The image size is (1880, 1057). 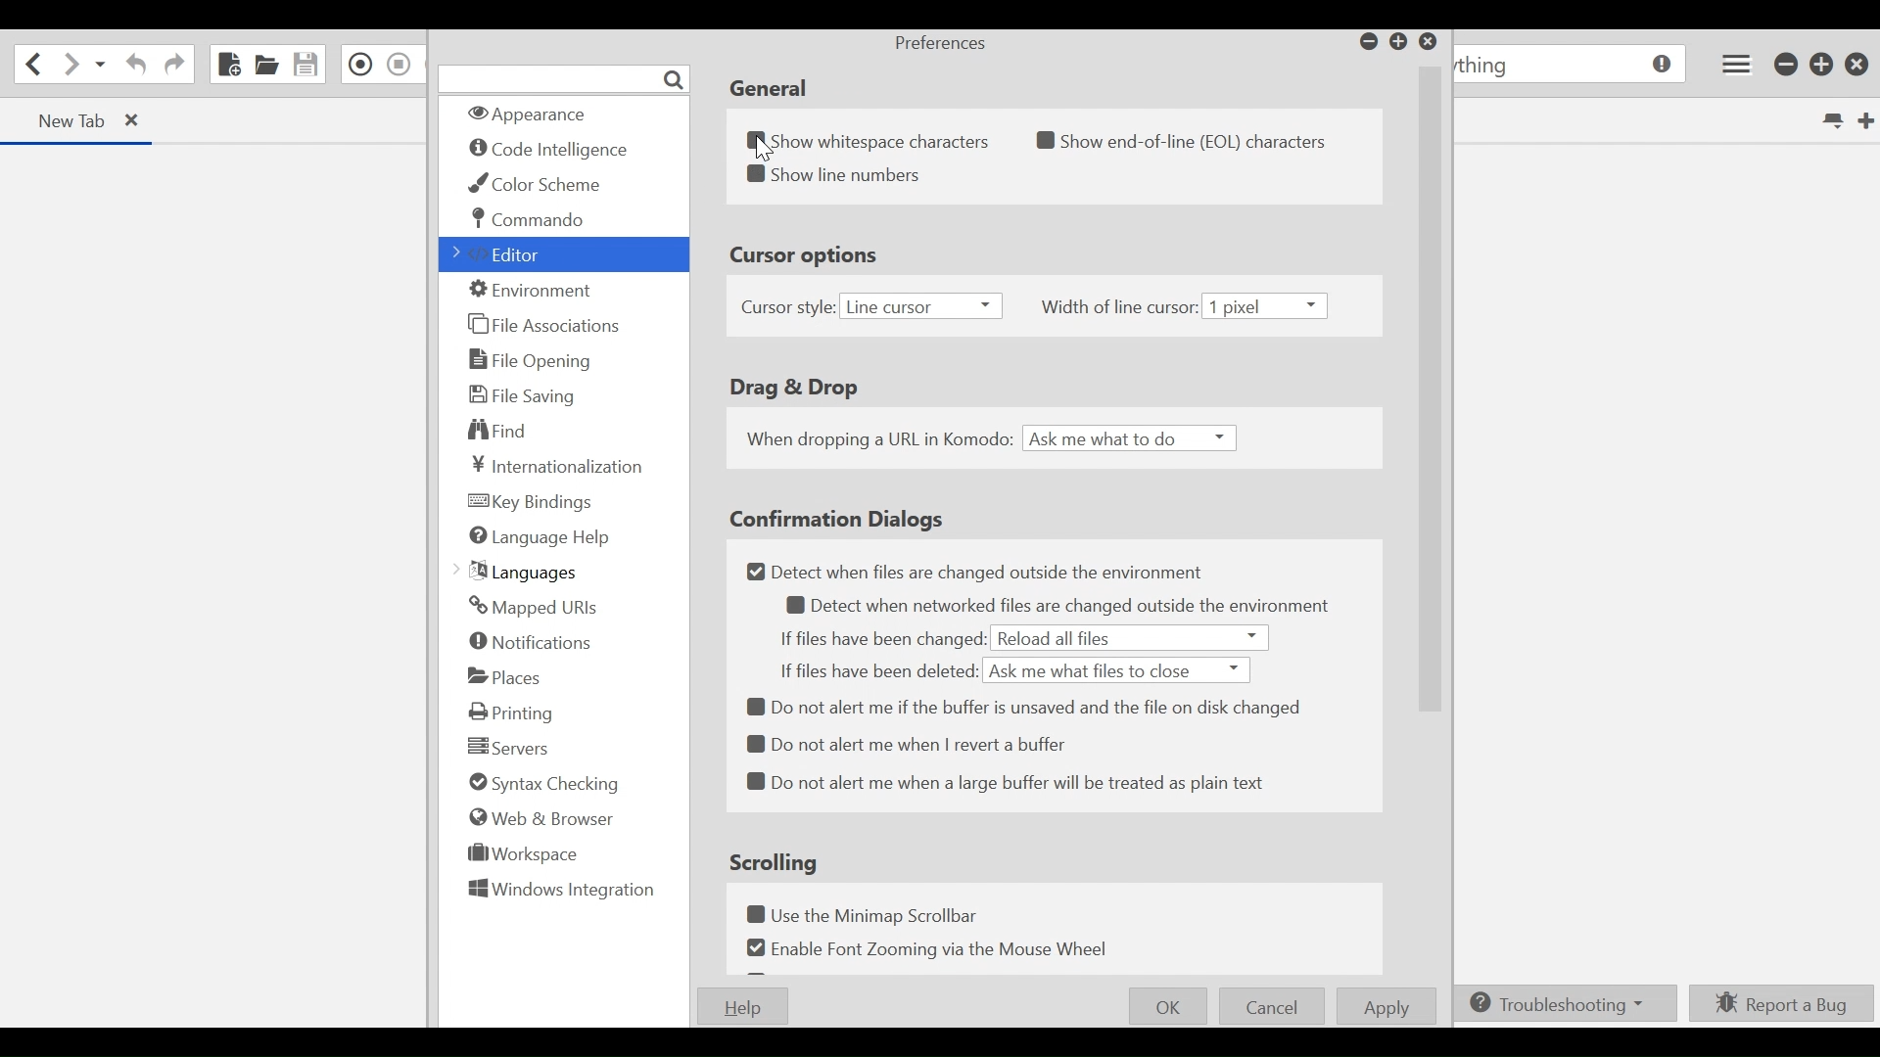 I want to click on Troubleshooting, so click(x=1563, y=1005).